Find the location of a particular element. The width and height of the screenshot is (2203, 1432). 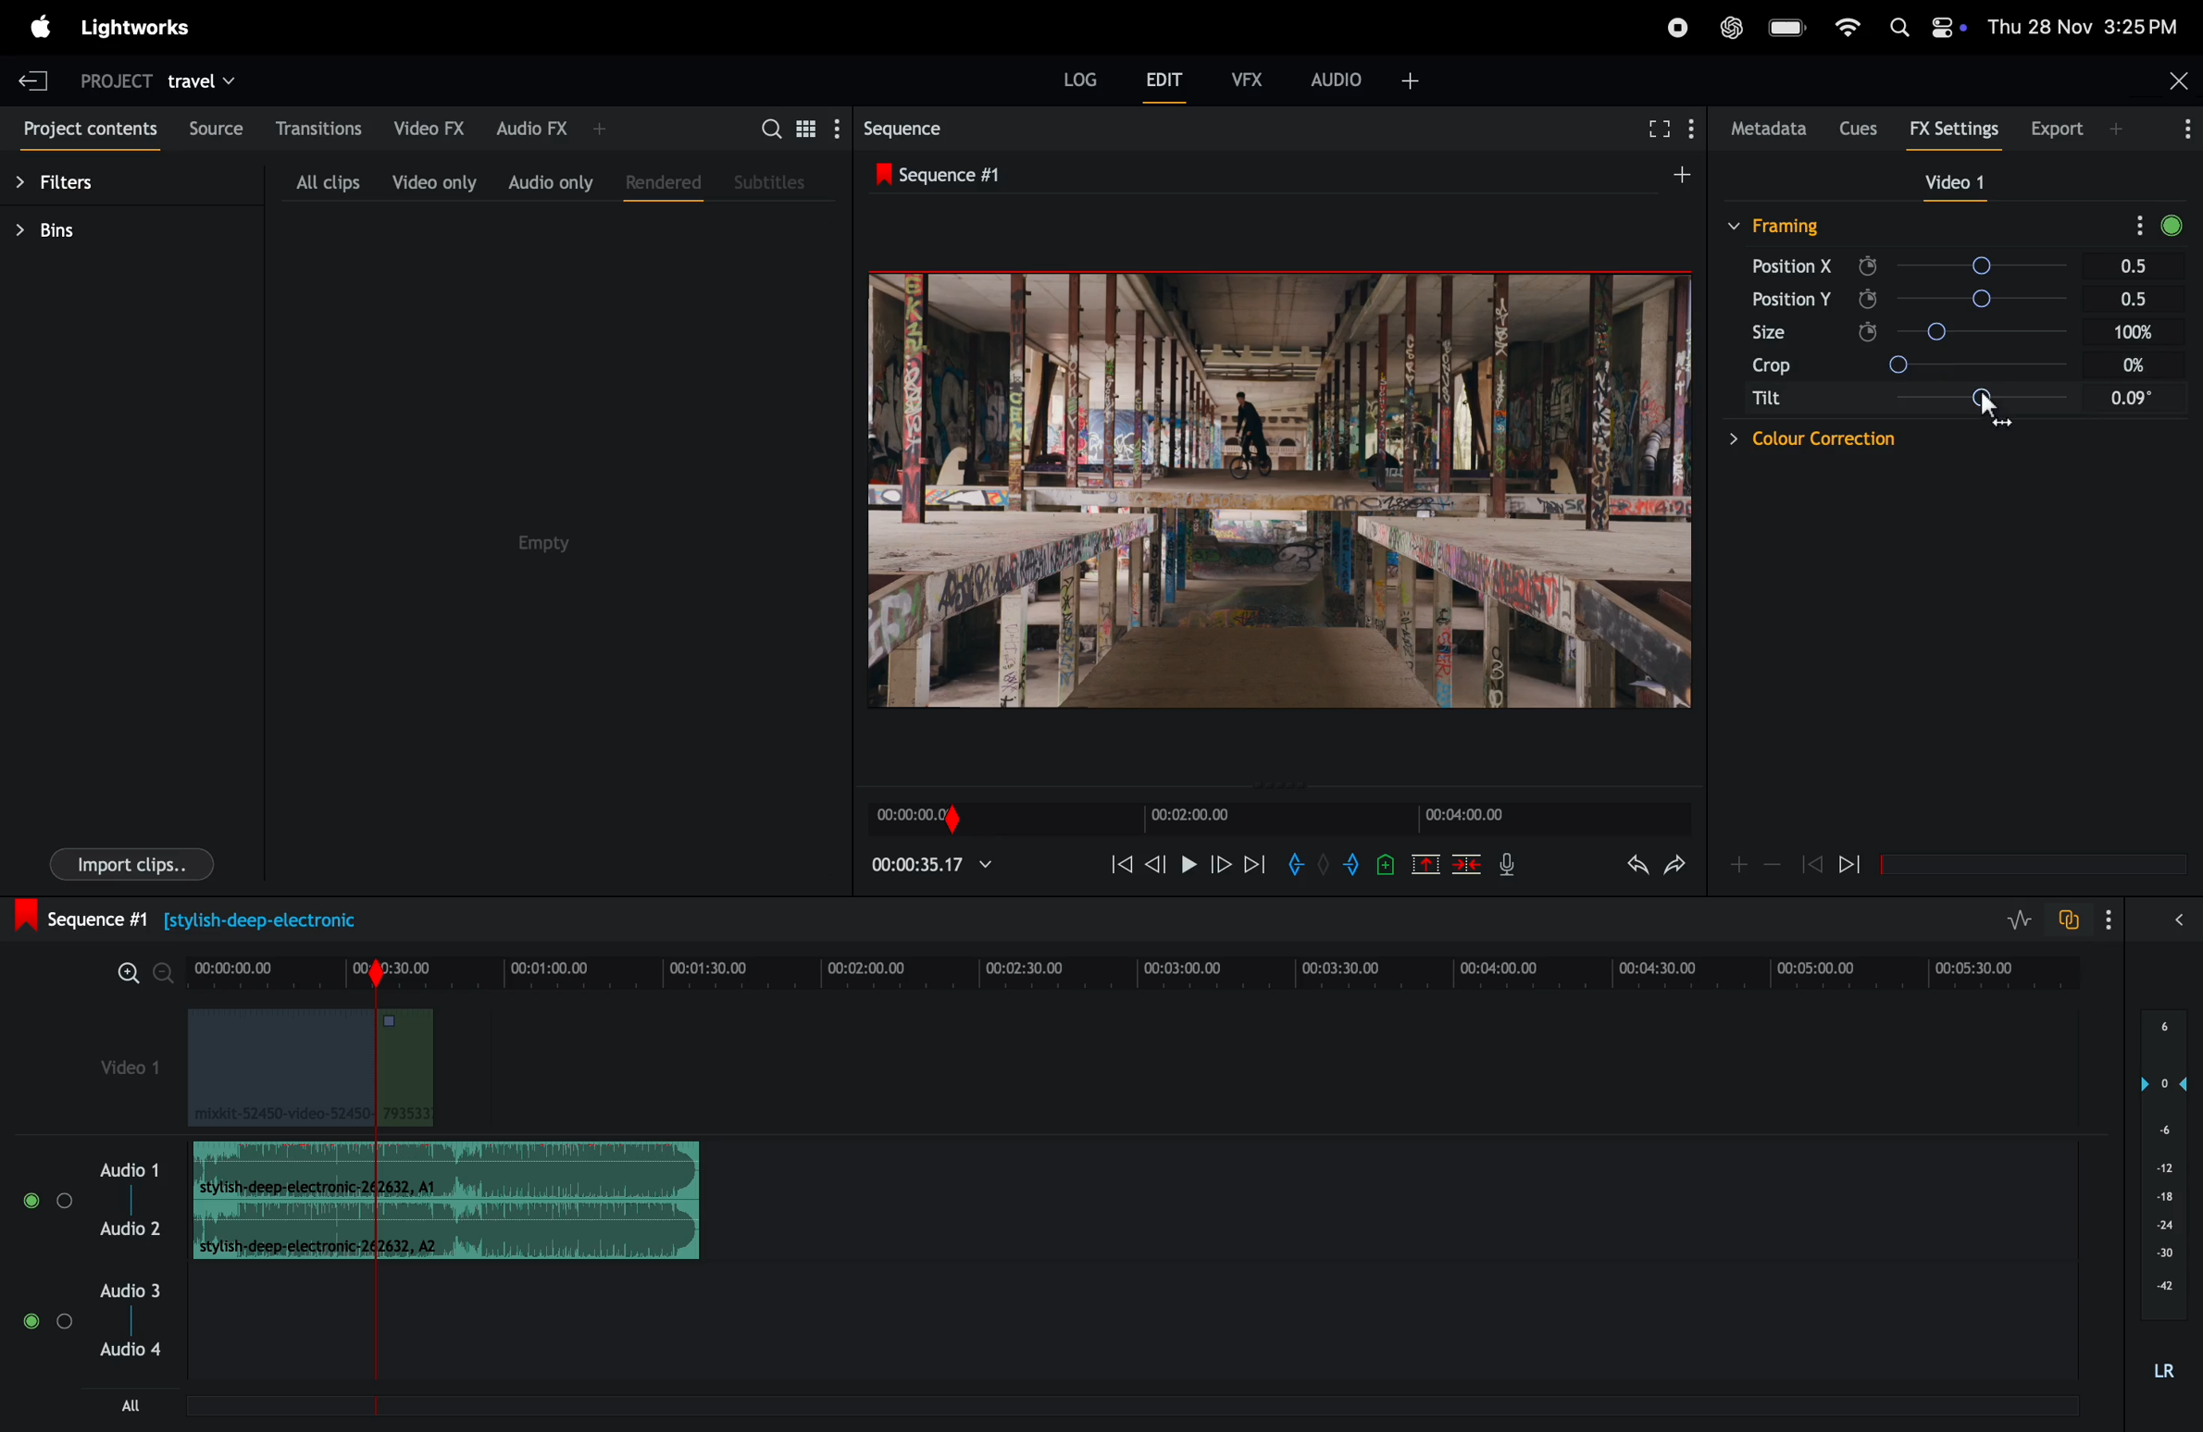

sequences is located at coordinates (914, 128).